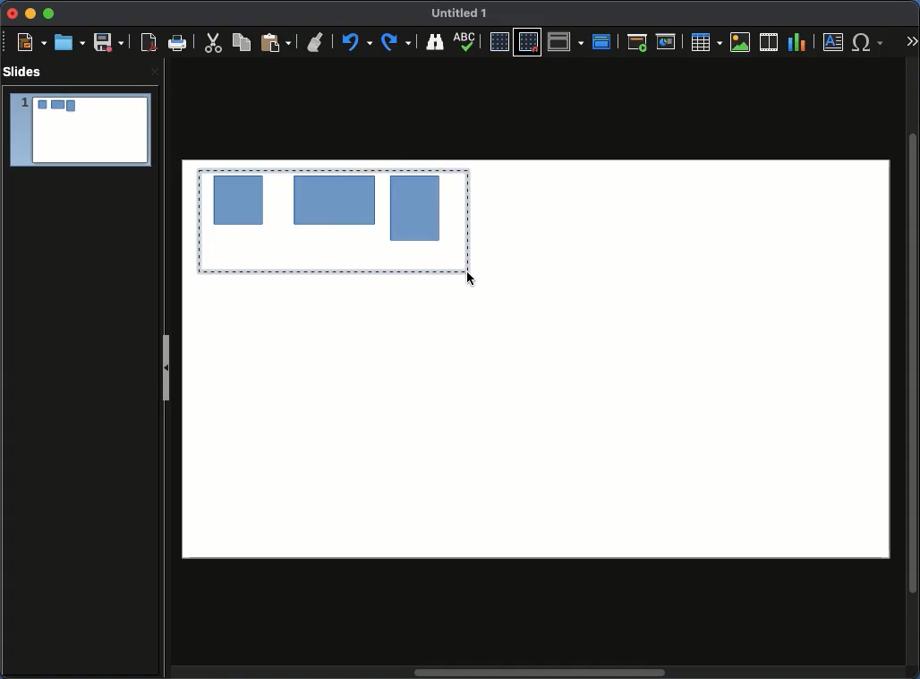  What do you see at coordinates (769, 41) in the screenshot?
I see `Insert audio or video` at bounding box center [769, 41].